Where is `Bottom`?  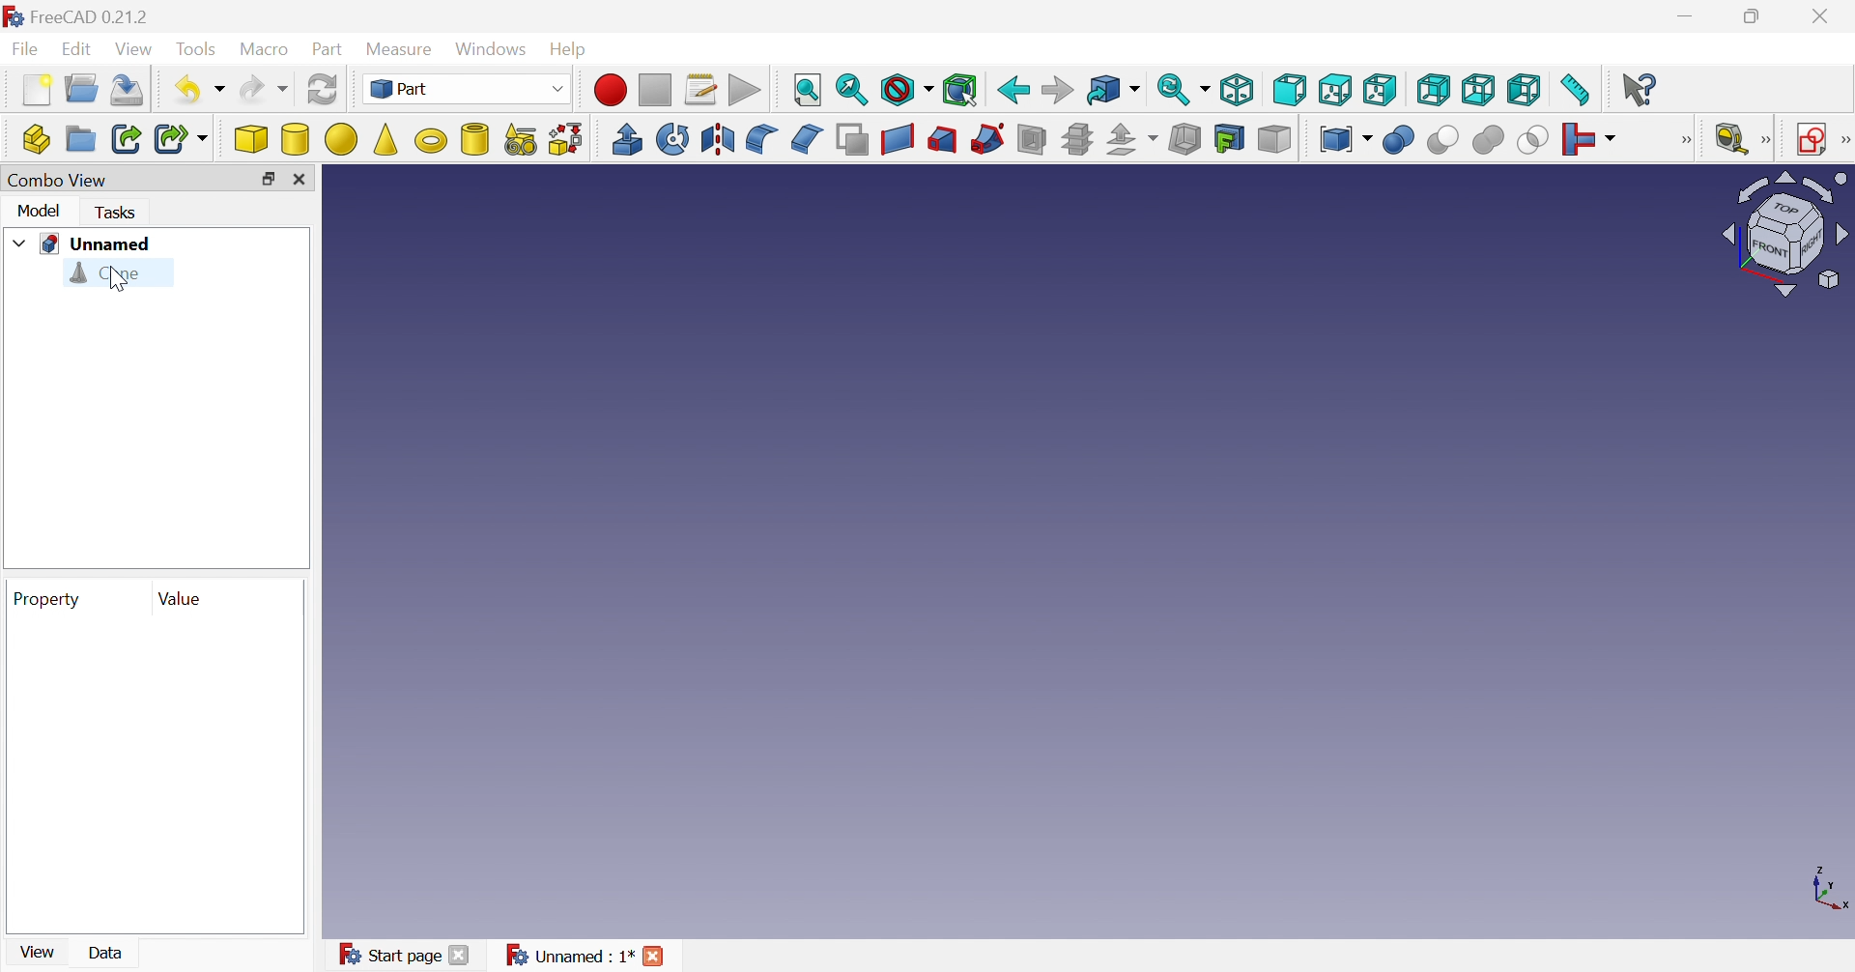
Bottom is located at coordinates (1480, 90).